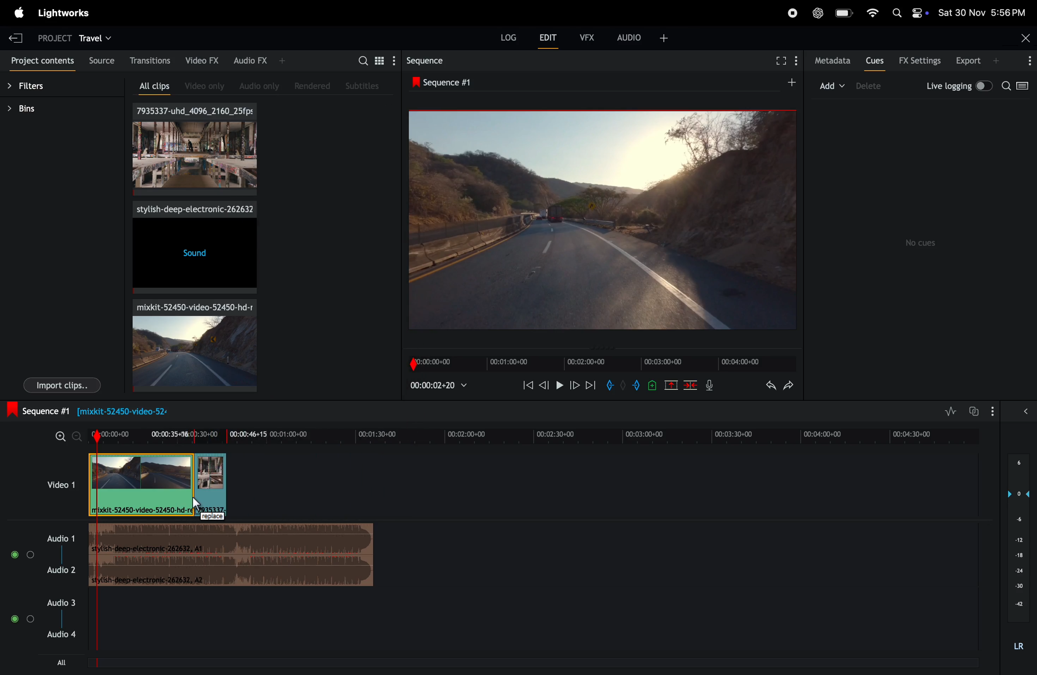 The height and width of the screenshot is (675, 1037). What do you see at coordinates (545, 385) in the screenshot?
I see `previous frame` at bounding box center [545, 385].